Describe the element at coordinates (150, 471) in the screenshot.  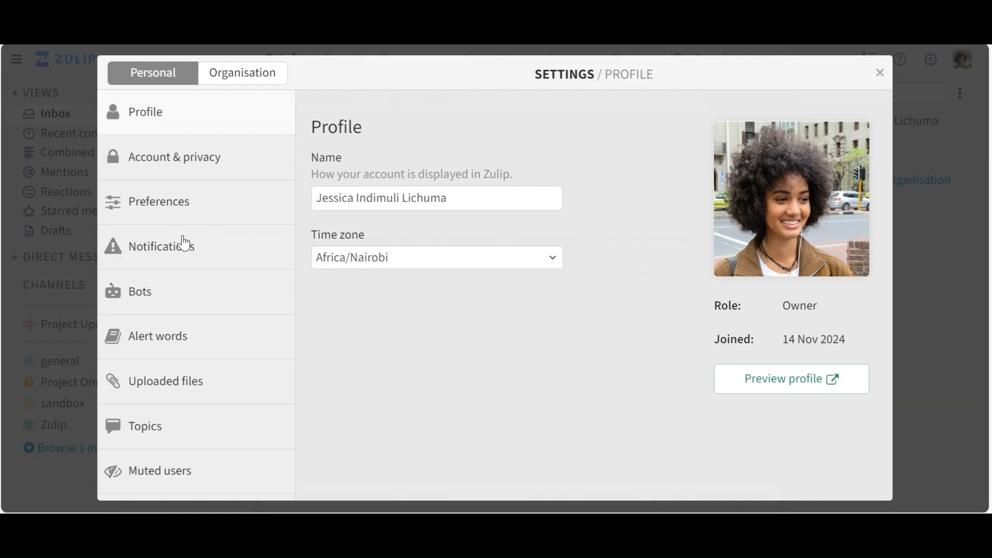
I see `Muted users` at that location.